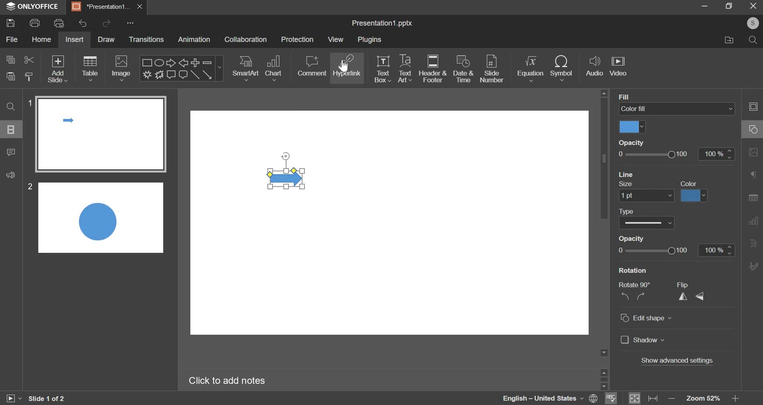 This screenshot has width=763, height=405. What do you see at coordinates (30, 60) in the screenshot?
I see `cut` at bounding box center [30, 60].